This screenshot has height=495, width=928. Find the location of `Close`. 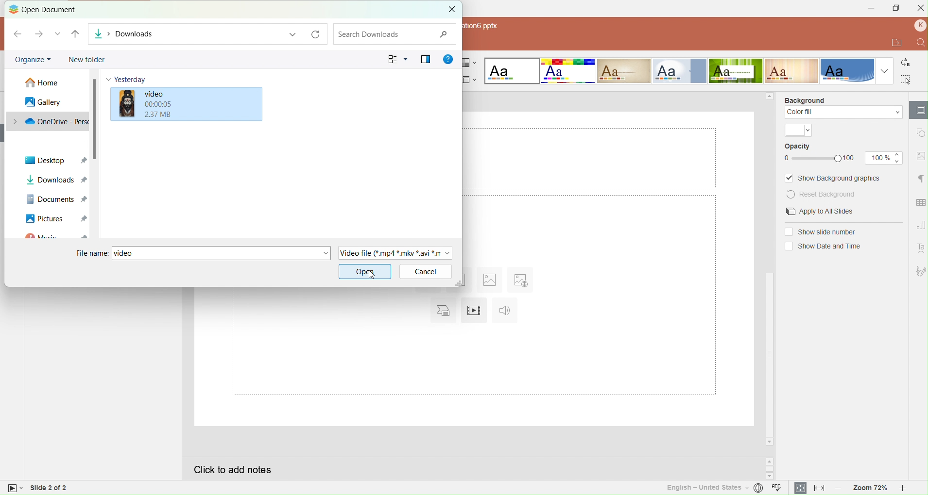

Close is located at coordinates (919, 8).